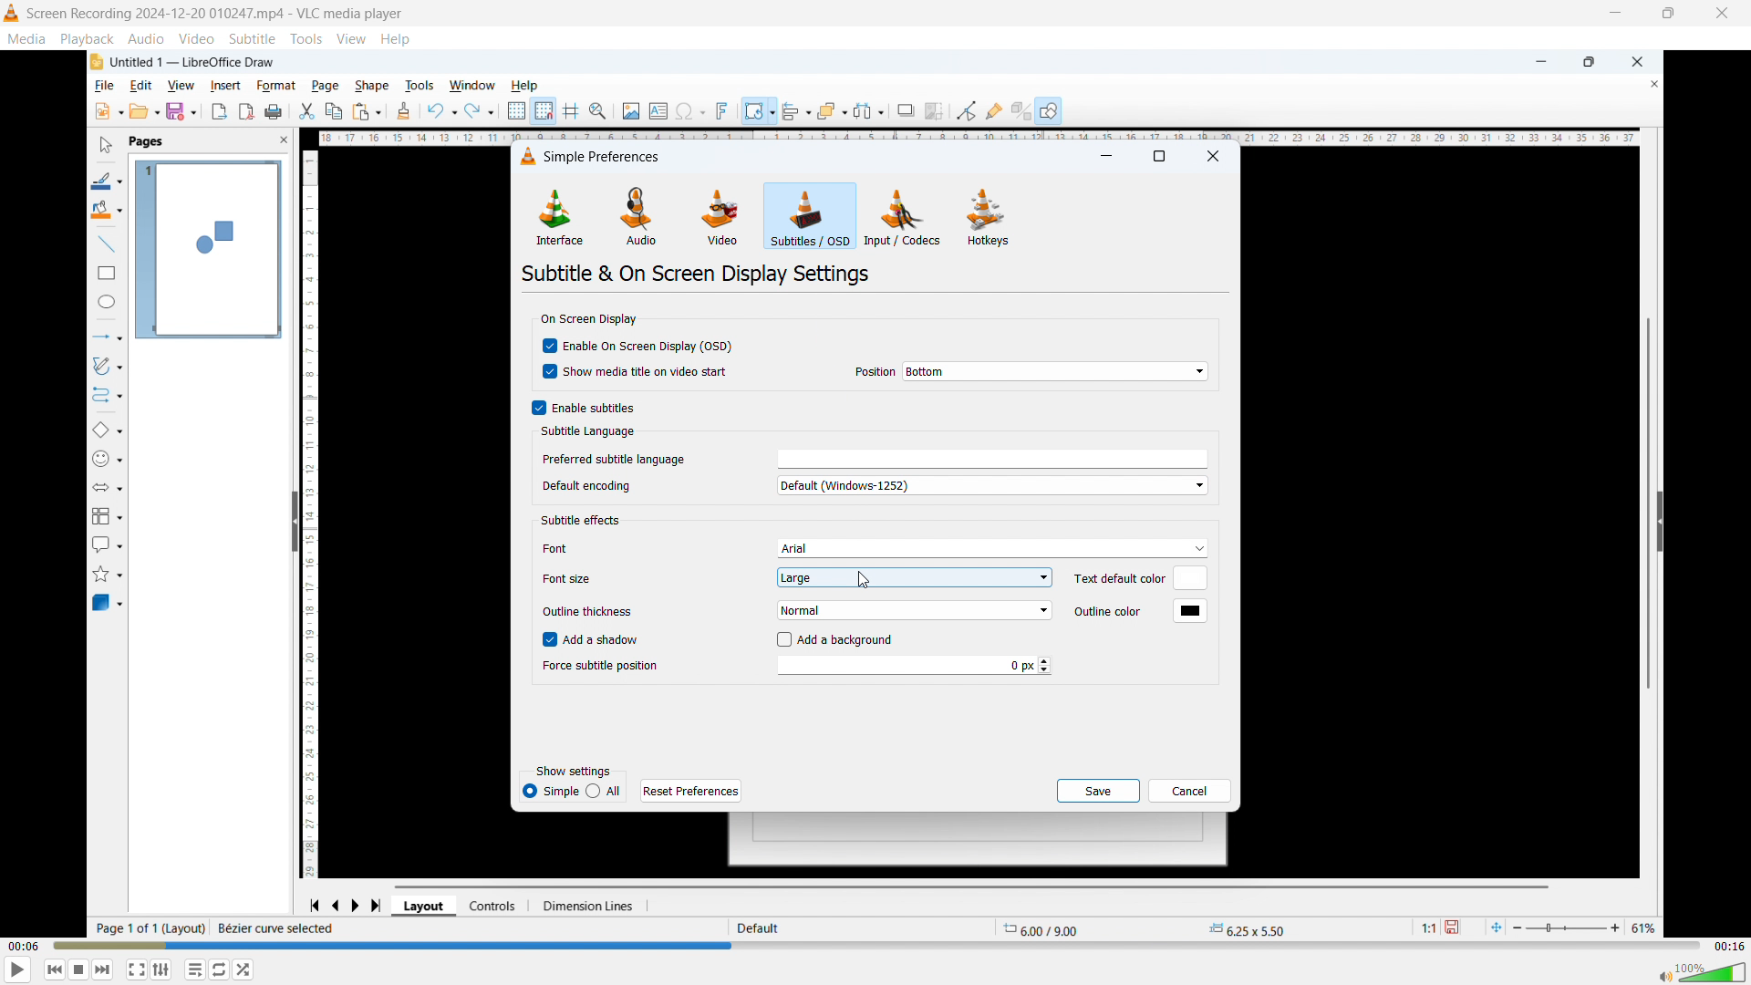  I want to click on Force subtitle position, so click(601, 666).